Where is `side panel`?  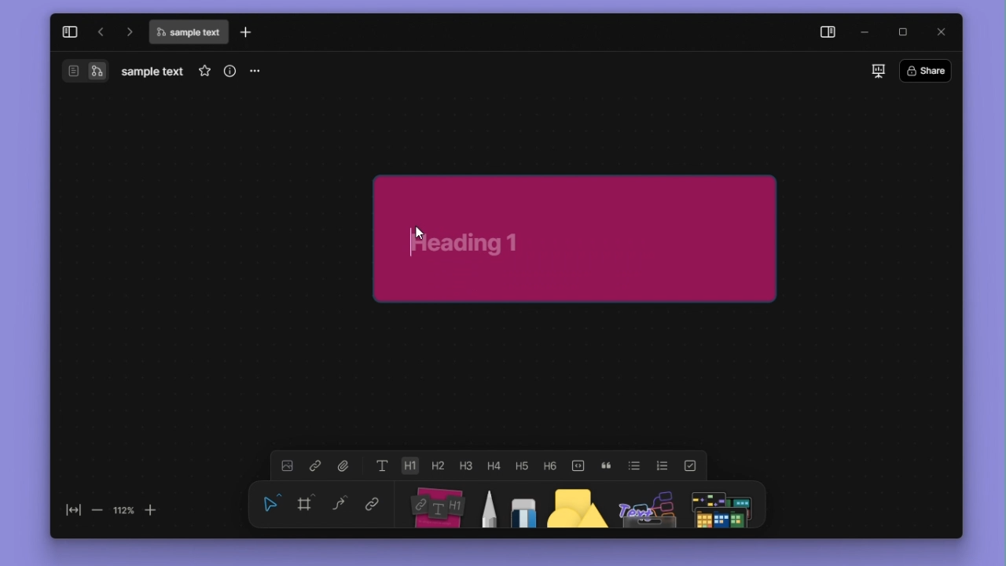
side panel is located at coordinates (828, 33).